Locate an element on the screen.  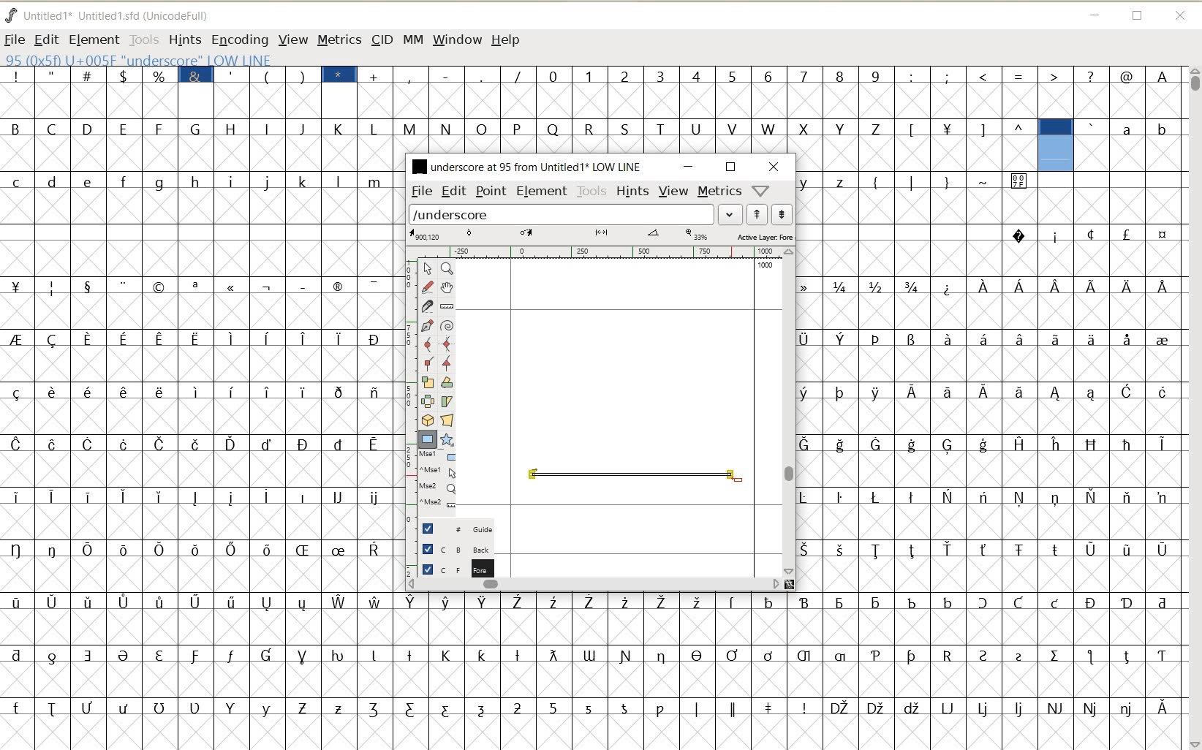
show previous word list is located at coordinates (757, 214).